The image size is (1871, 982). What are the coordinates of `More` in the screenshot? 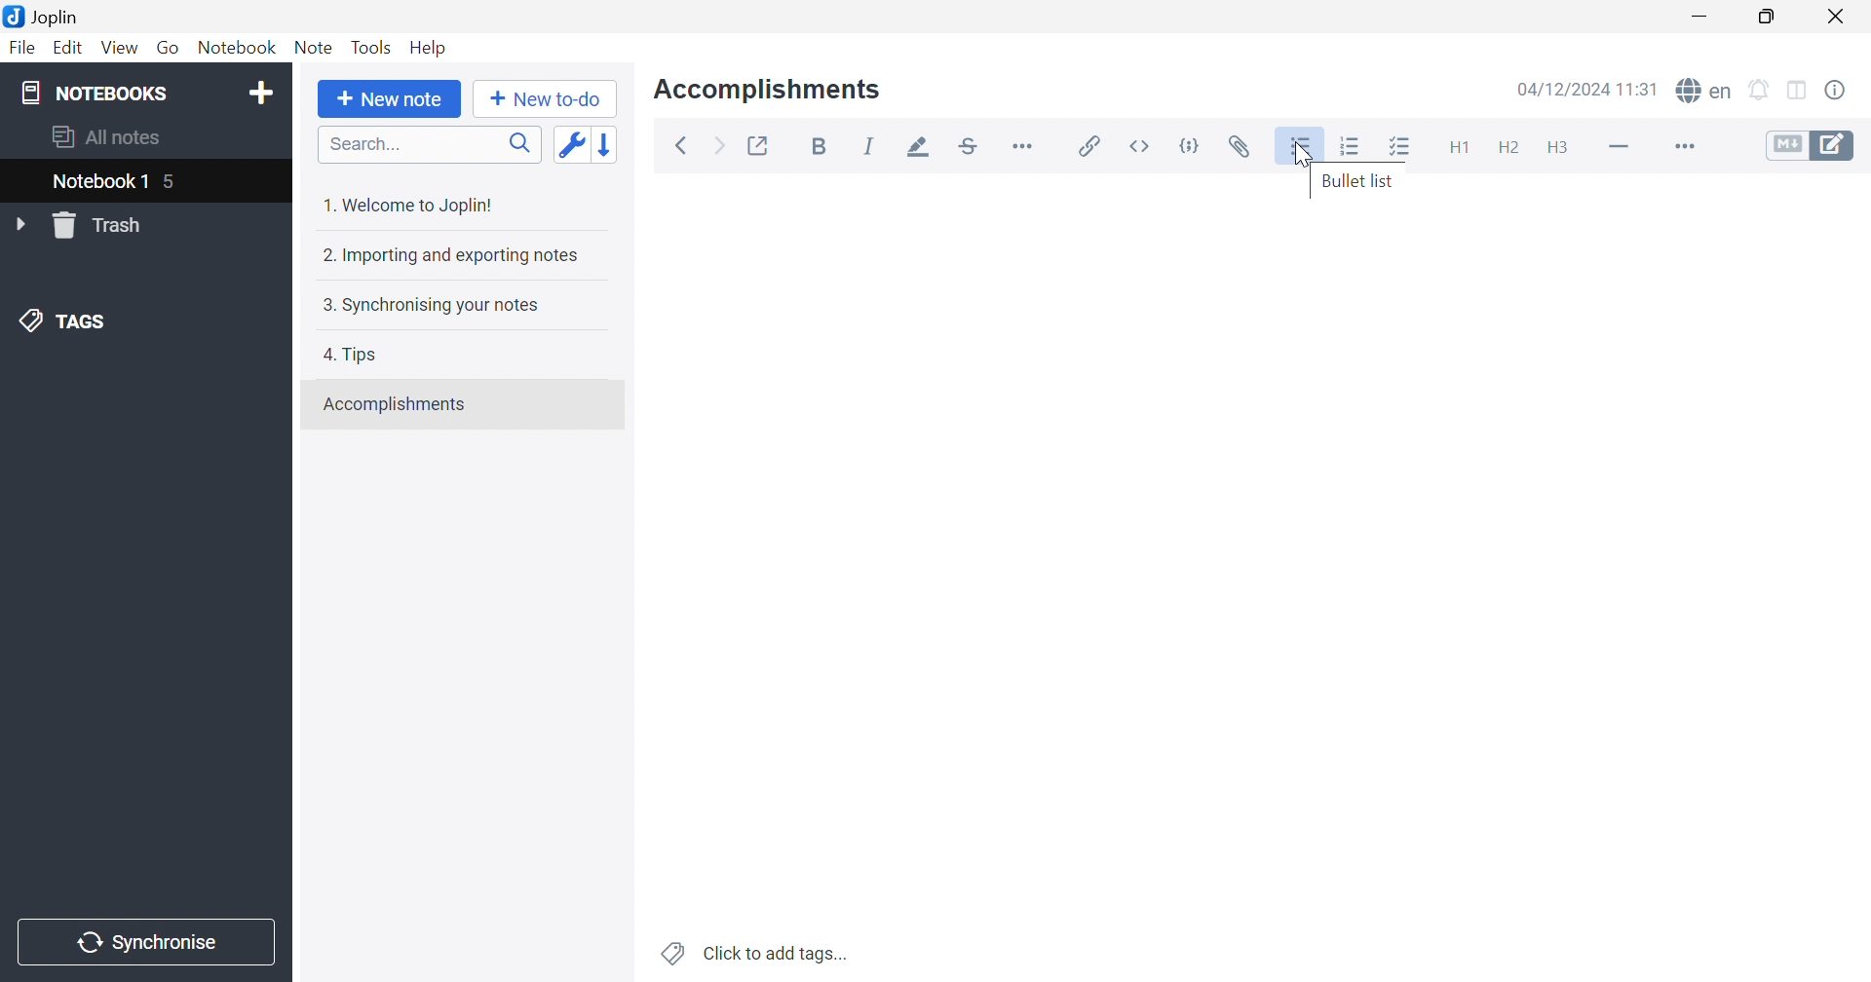 It's located at (1686, 149).